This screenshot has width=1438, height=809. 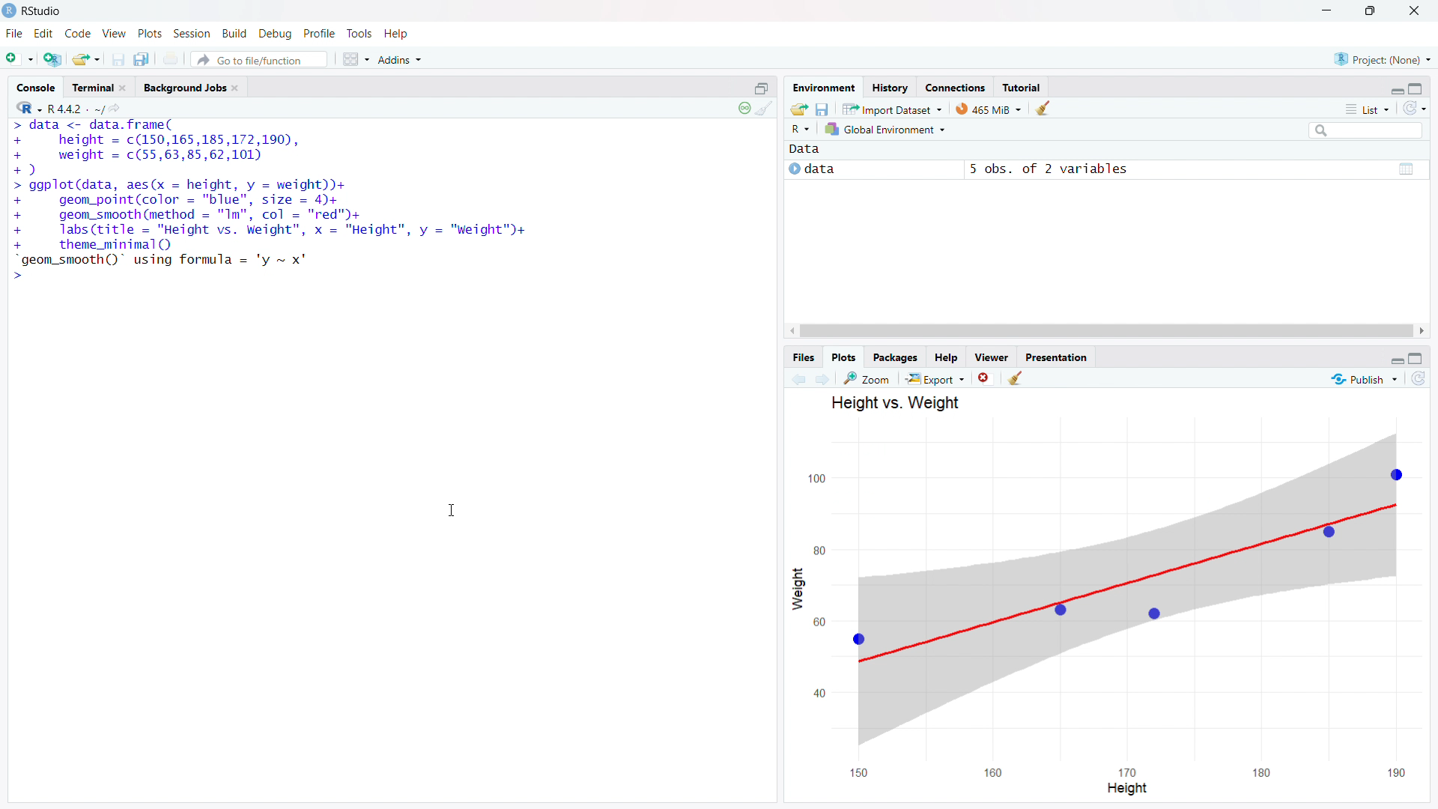 I want to click on build, so click(x=236, y=33).